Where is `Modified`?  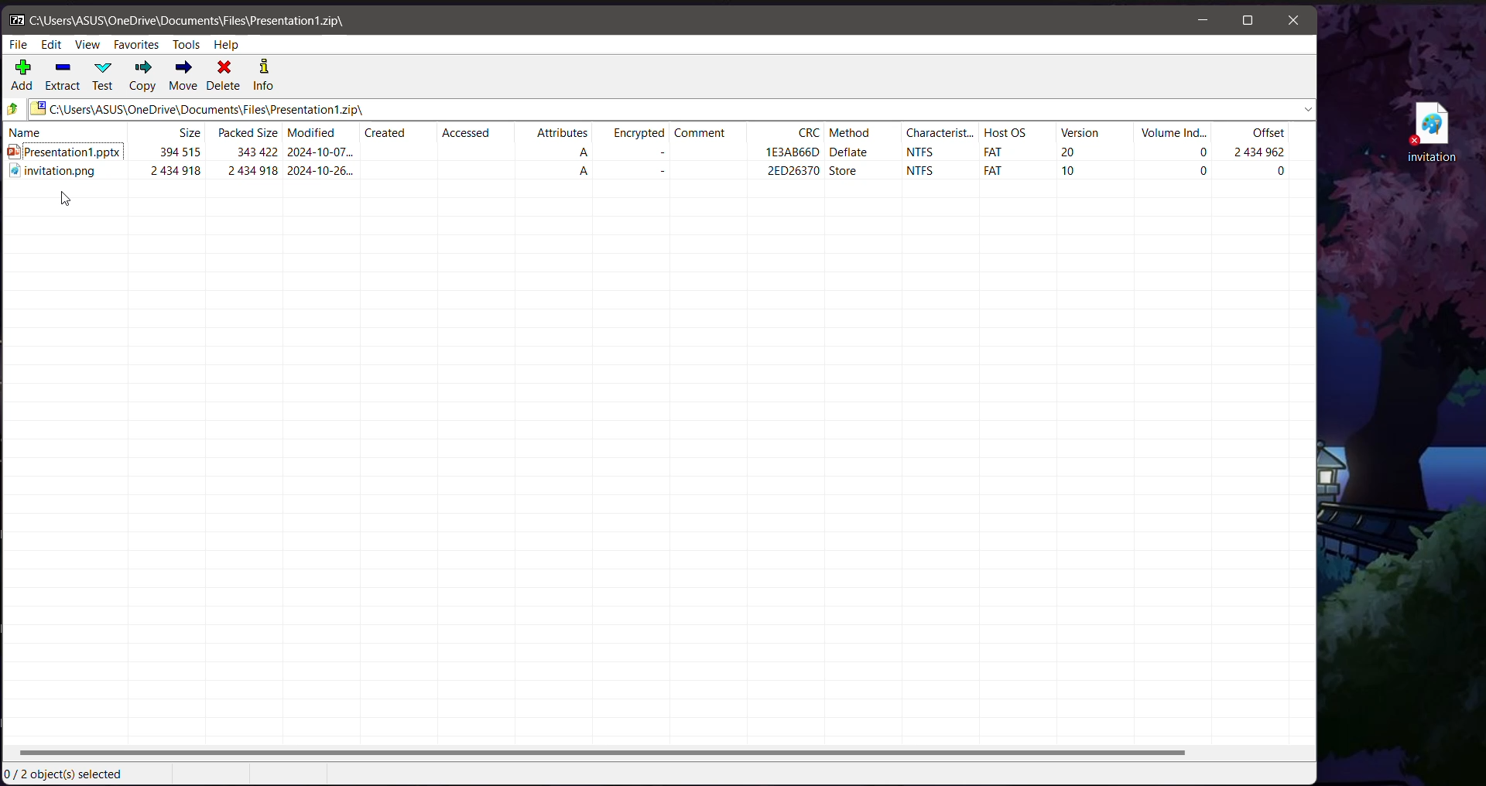 Modified is located at coordinates (321, 132).